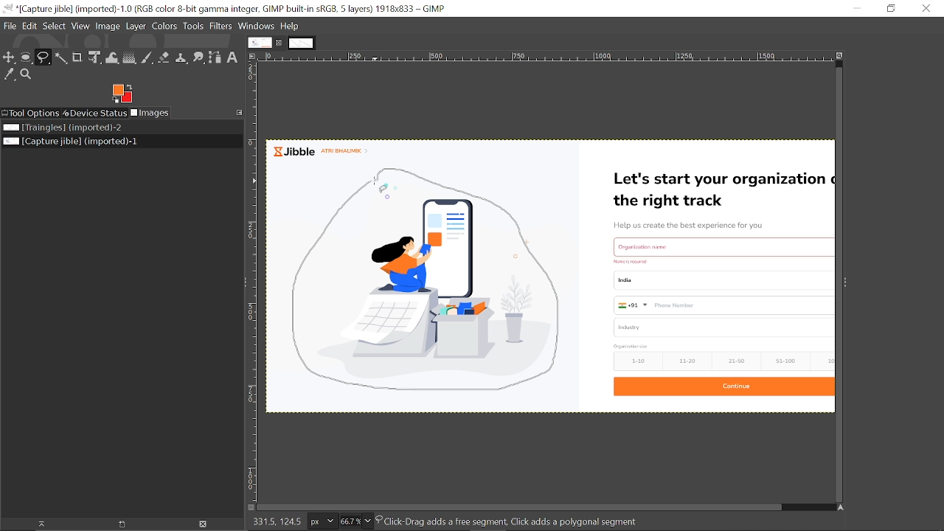  What do you see at coordinates (349, 521) in the screenshot?
I see `Current zoom` at bounding box center [349, 521].